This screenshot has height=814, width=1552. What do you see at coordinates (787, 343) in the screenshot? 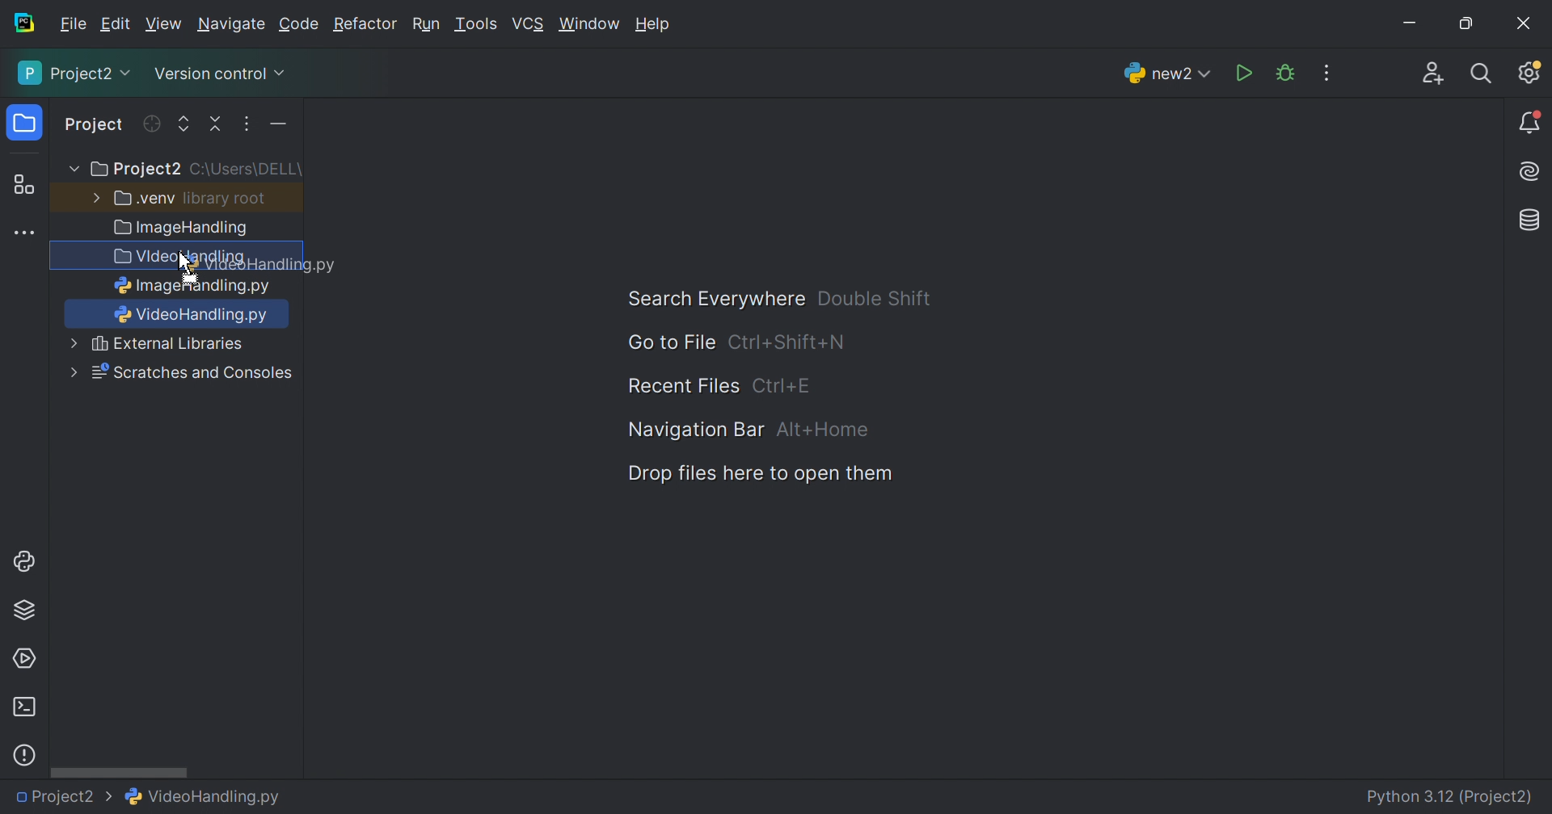
I see `Ctrl+Shuft+N` at bounding box center [787, 343].